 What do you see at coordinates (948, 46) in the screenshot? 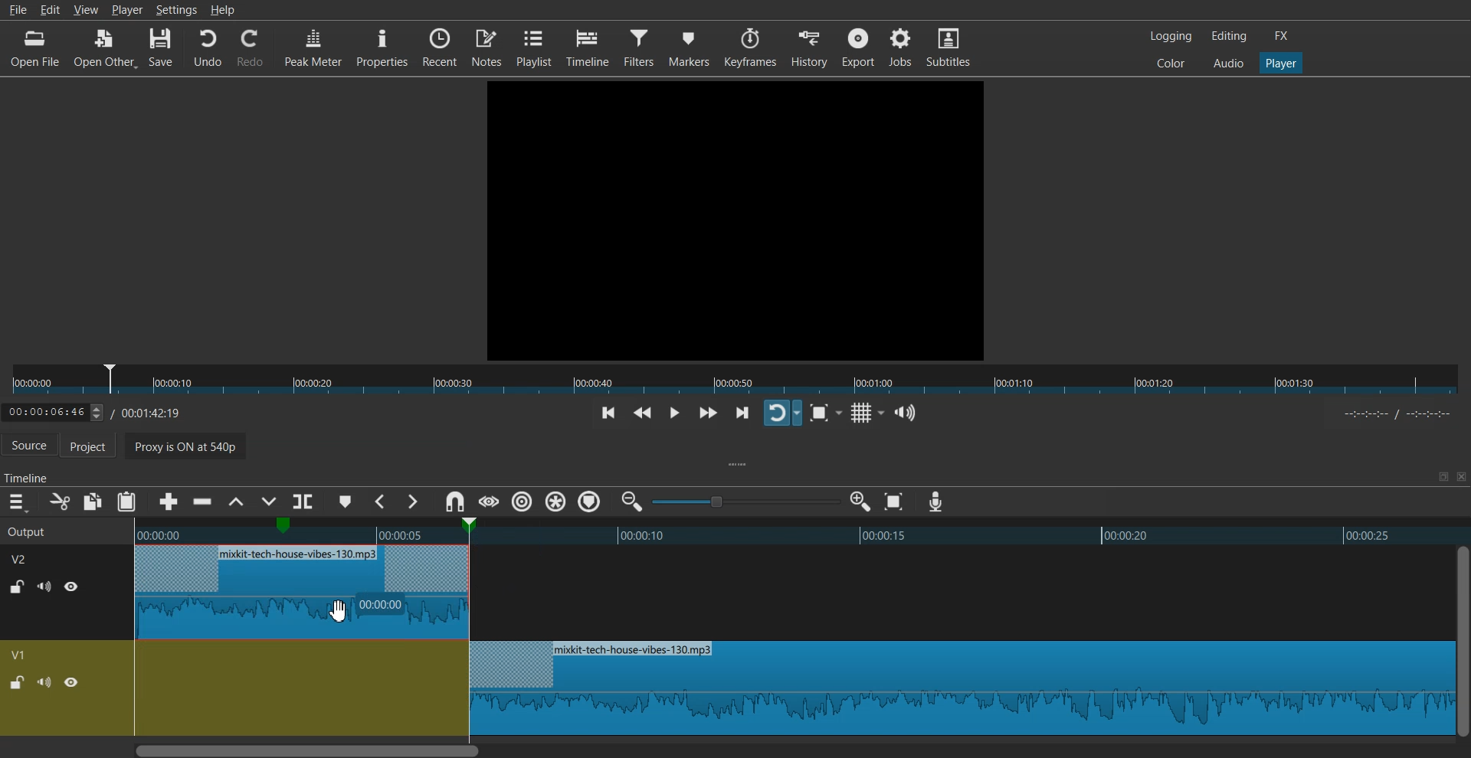
I see `Subtitles` at bounding box center [948, 46].